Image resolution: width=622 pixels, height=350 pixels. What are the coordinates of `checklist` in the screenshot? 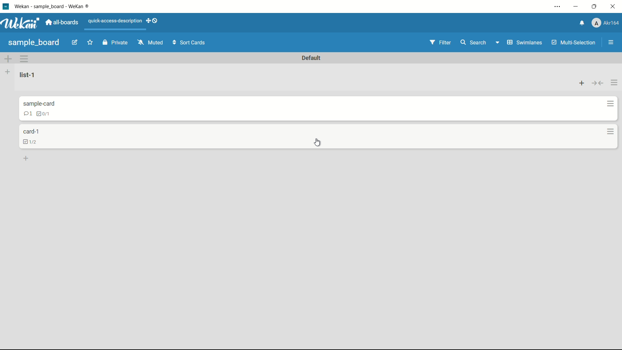 It's located at (44, 113).